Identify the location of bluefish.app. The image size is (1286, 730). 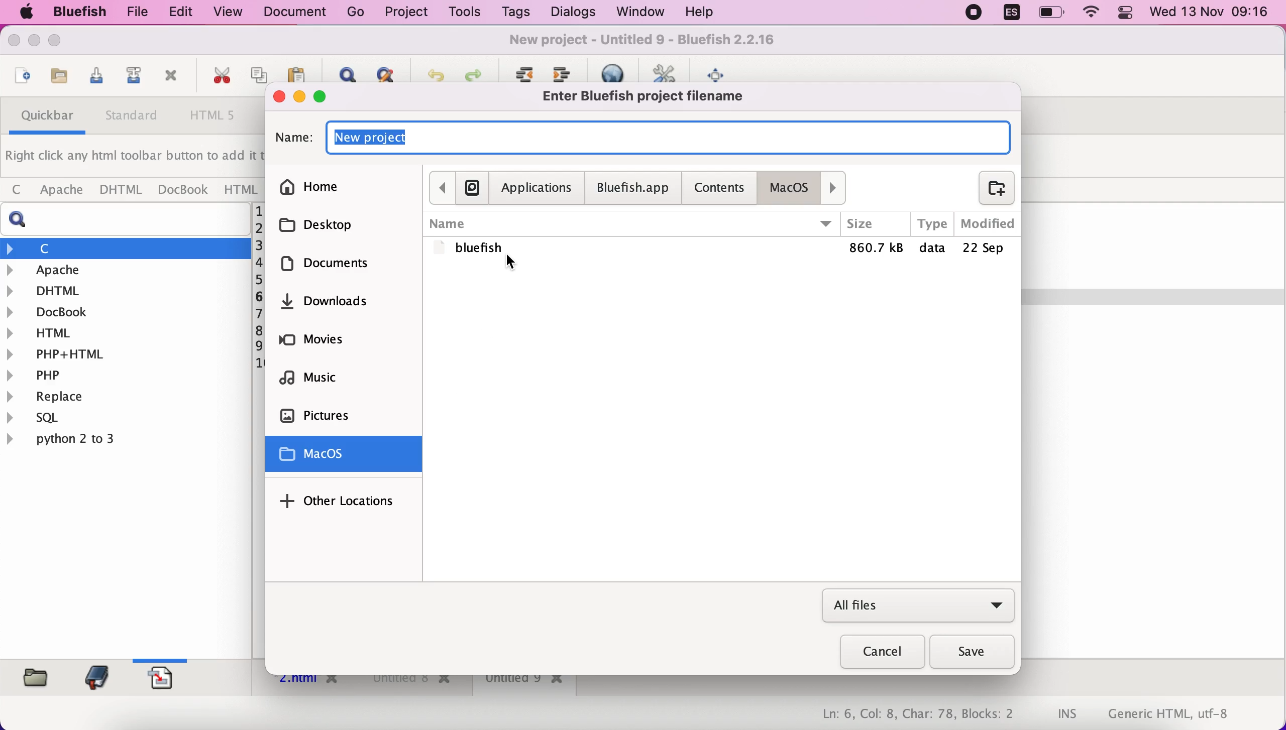
(632, 189).